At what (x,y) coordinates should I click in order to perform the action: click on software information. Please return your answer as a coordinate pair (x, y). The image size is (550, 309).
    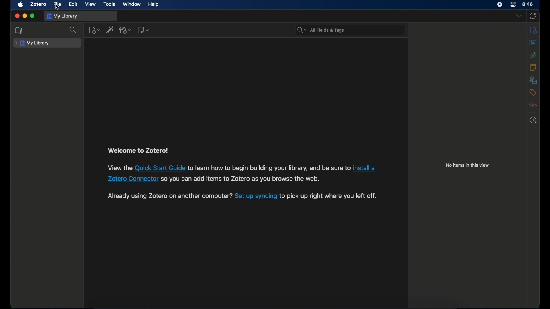
    Looking at the image, I should click on (330, 197).